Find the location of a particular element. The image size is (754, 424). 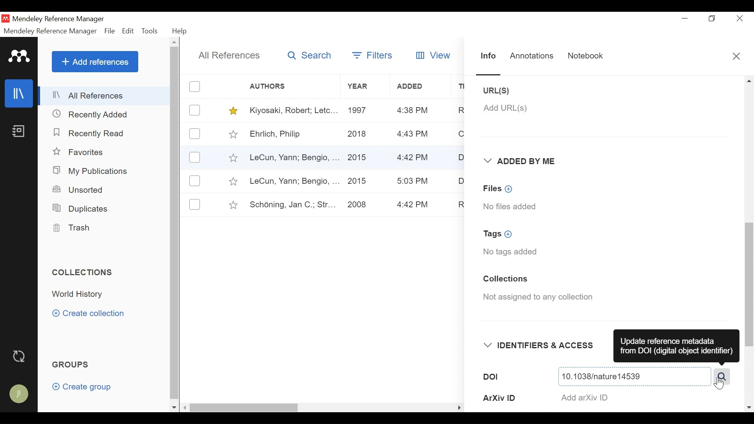

Add URL(S) is located at coordinates (505, 108).